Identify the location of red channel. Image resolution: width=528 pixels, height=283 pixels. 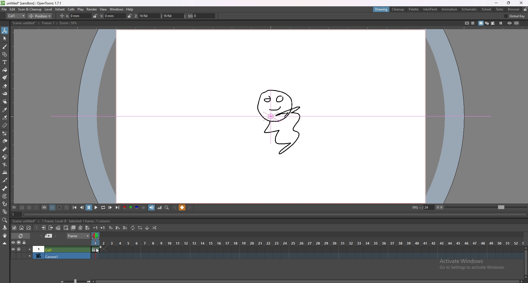
(125, 207).